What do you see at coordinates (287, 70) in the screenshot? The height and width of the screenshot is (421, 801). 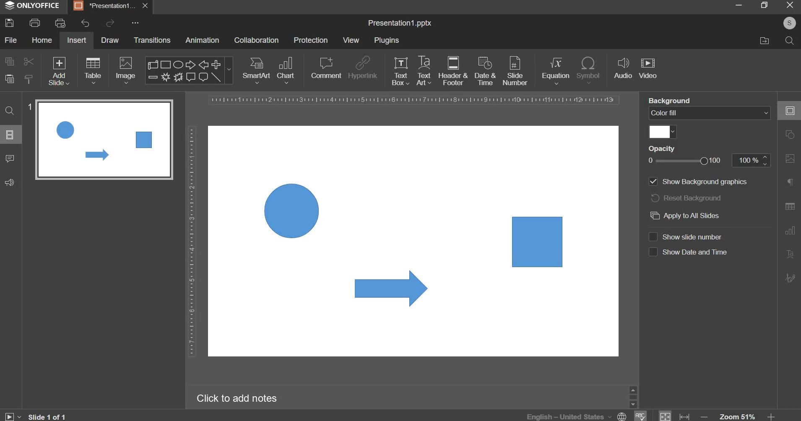 I see `chart` at bounding box center [287, 70].